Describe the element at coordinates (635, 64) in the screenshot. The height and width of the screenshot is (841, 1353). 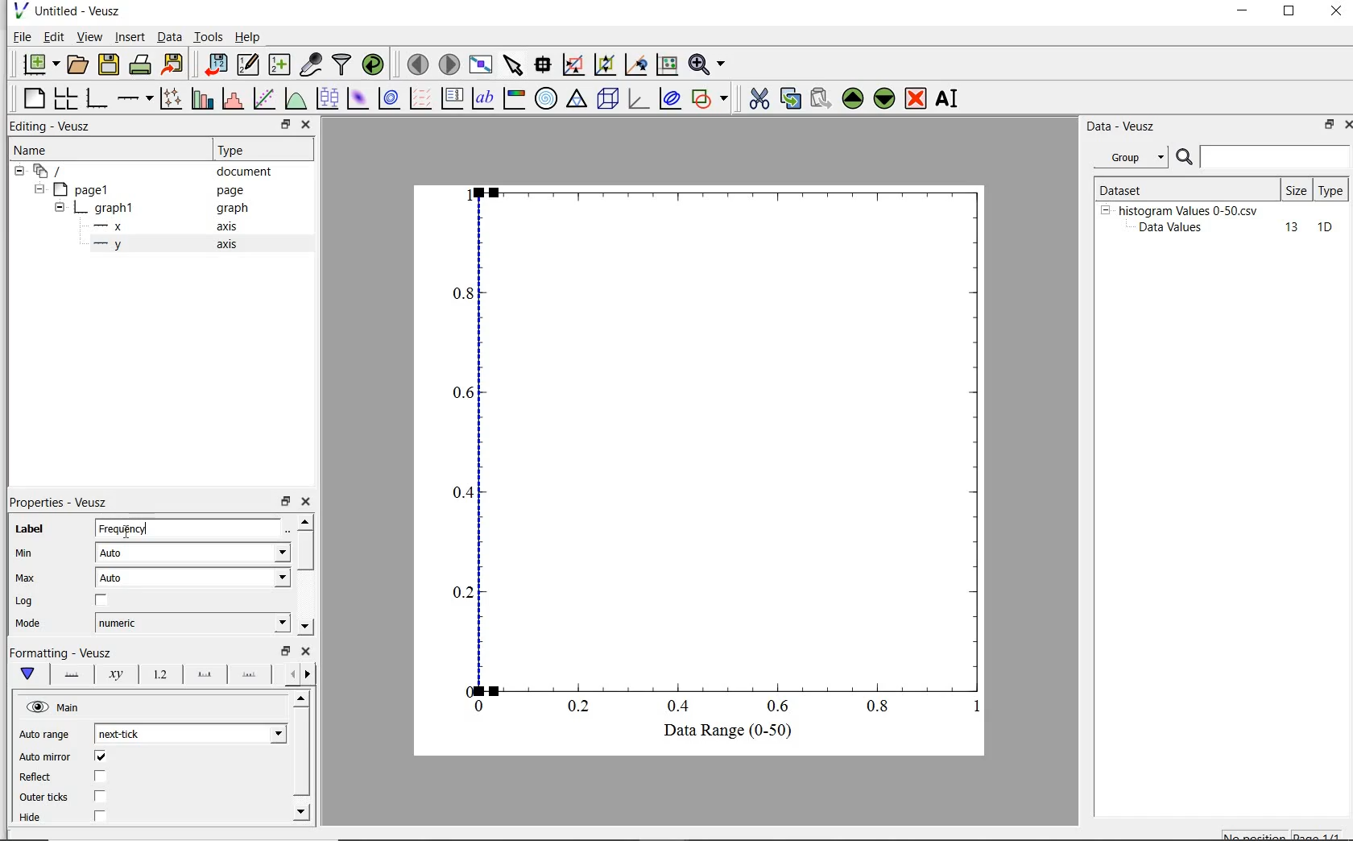
I see `click to zoom out on graph axes` at that location.